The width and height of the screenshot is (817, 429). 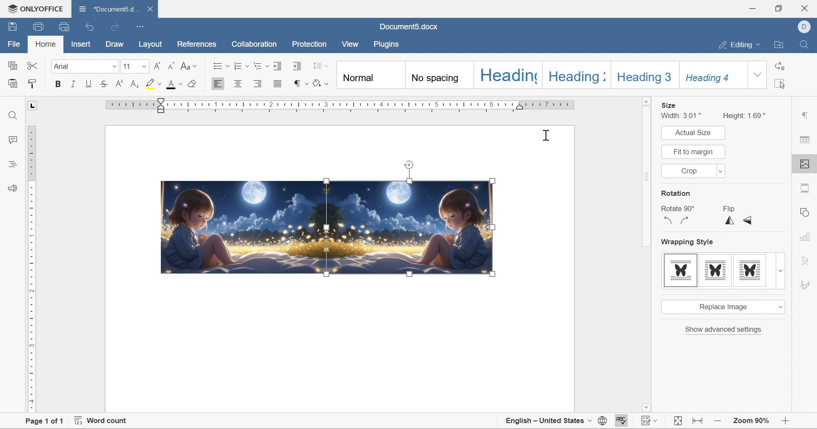 What do you see at coordinates (786, 409) in the screenshot?
I see `scroll down` at bounding box center [786, 409].